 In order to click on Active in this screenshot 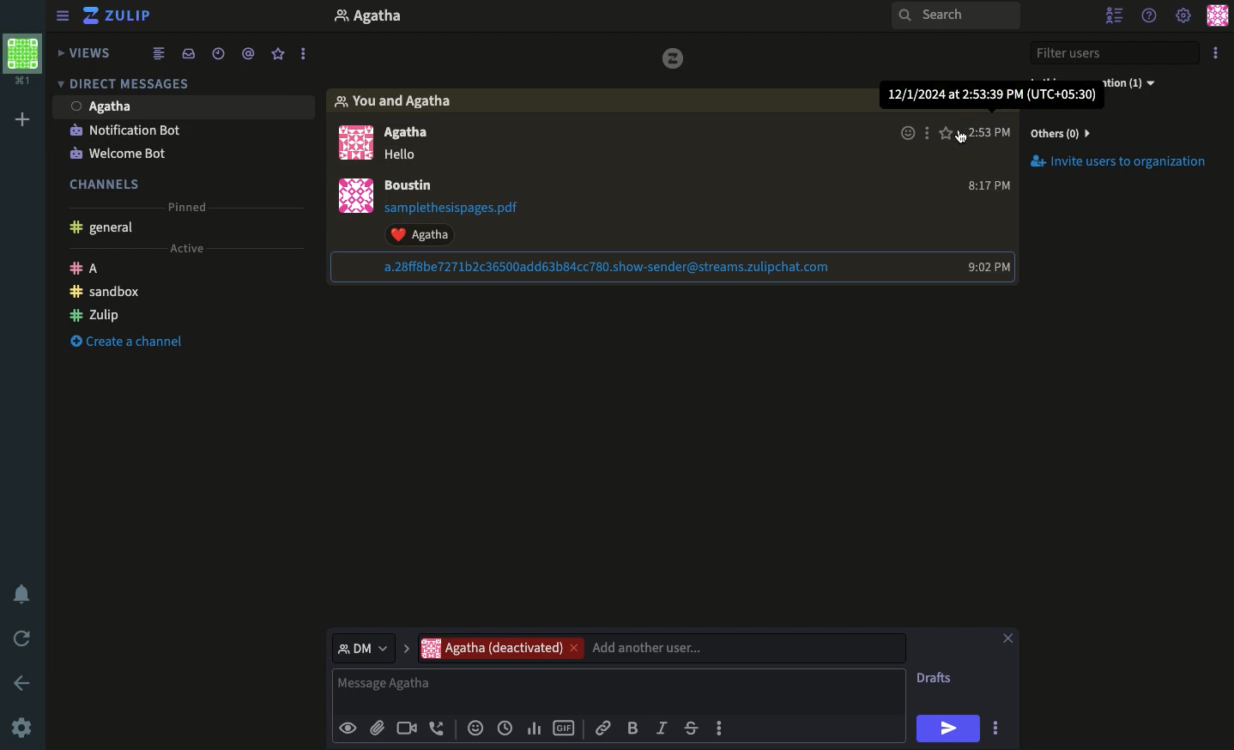, I will do `click(188, 248)`.